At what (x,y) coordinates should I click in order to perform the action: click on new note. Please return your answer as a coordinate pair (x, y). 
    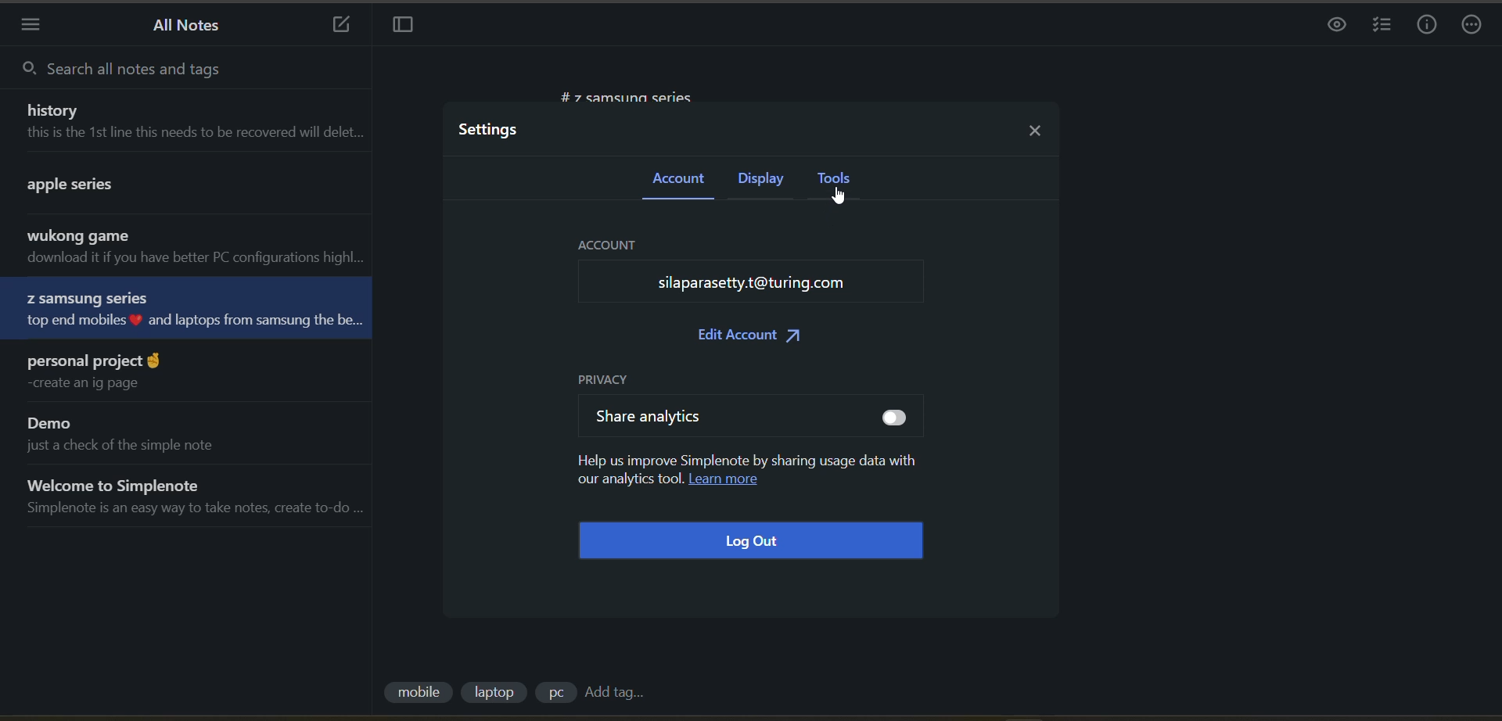
    Looking at the image, I should click on (341, 26).